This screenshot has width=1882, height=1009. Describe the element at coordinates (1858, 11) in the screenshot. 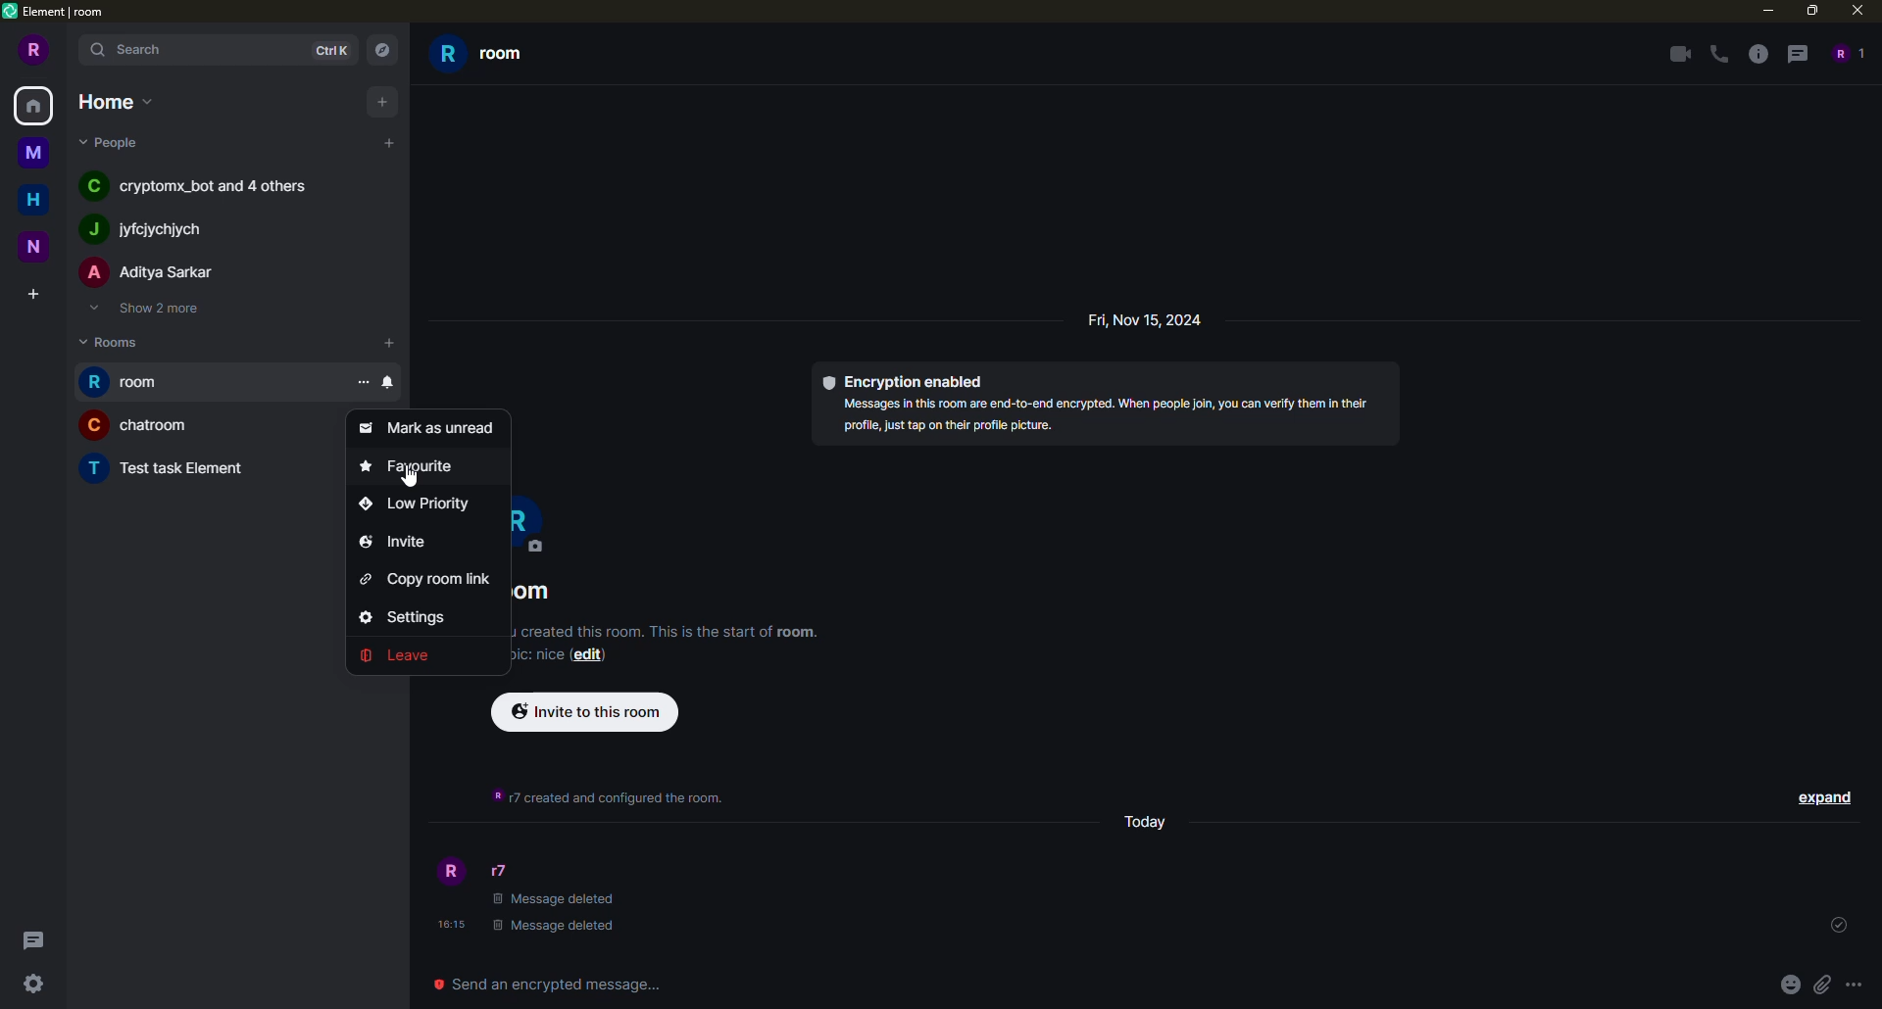

I see `close` at that location.